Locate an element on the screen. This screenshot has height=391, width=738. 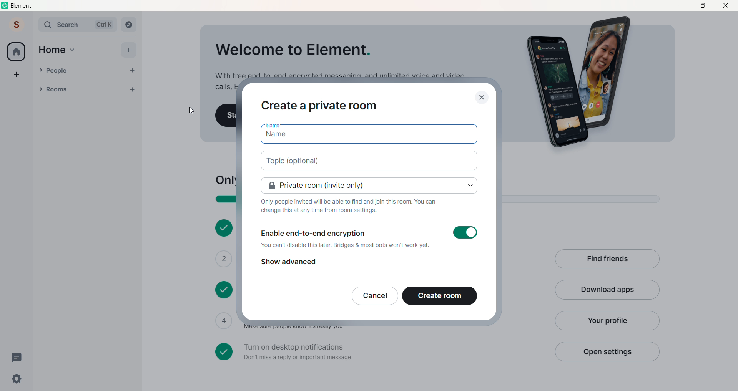
Create a Space is located at coordinates (17, 74).